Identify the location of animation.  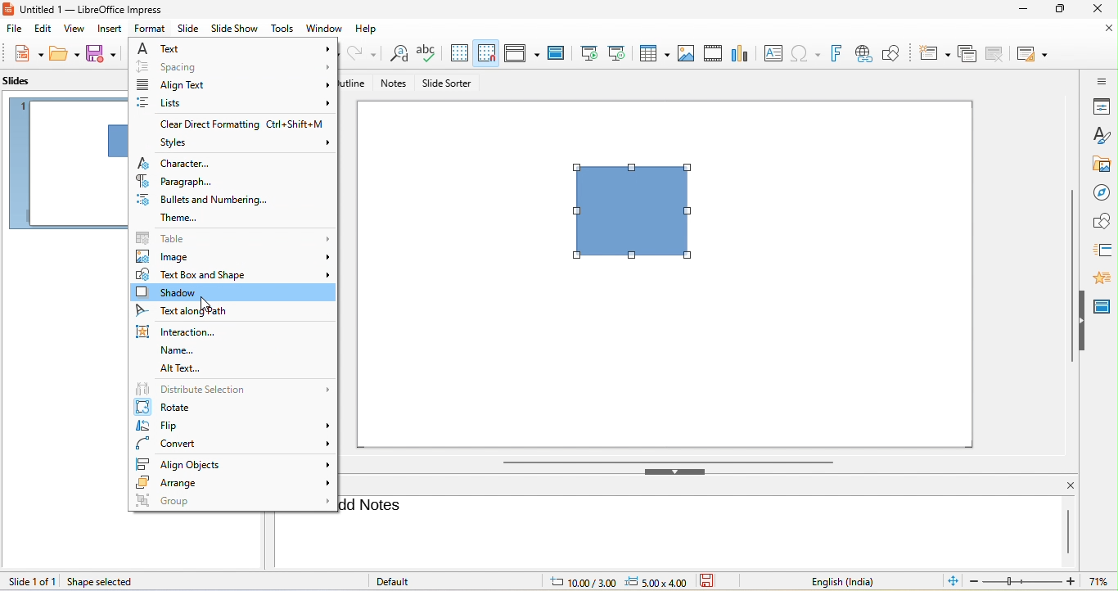
(1106, 277).